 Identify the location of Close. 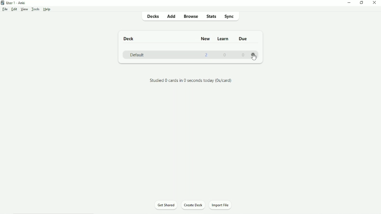
(374, 3).